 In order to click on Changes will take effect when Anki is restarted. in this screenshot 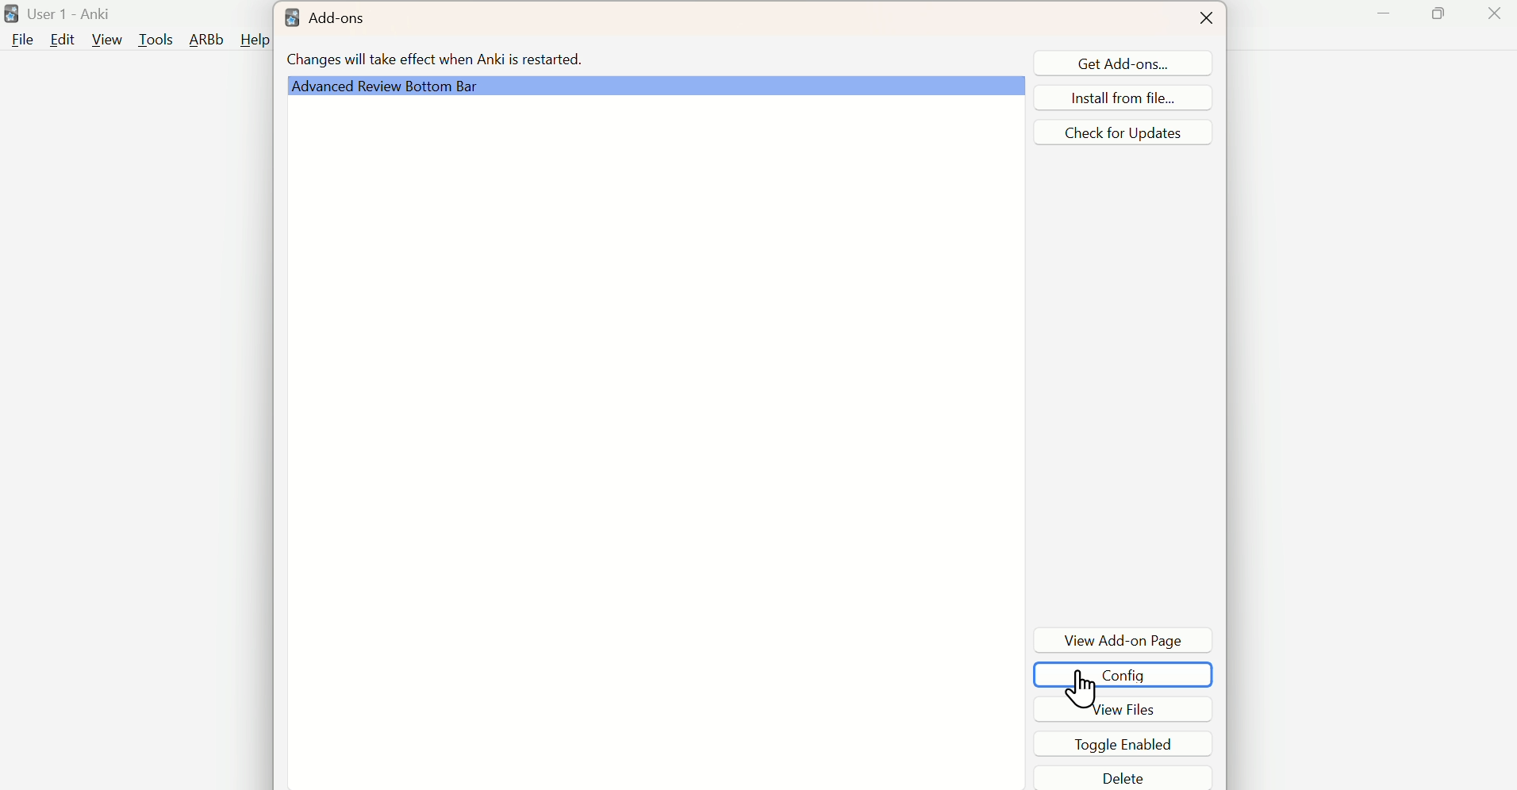, I will do `click(436, 58)`.